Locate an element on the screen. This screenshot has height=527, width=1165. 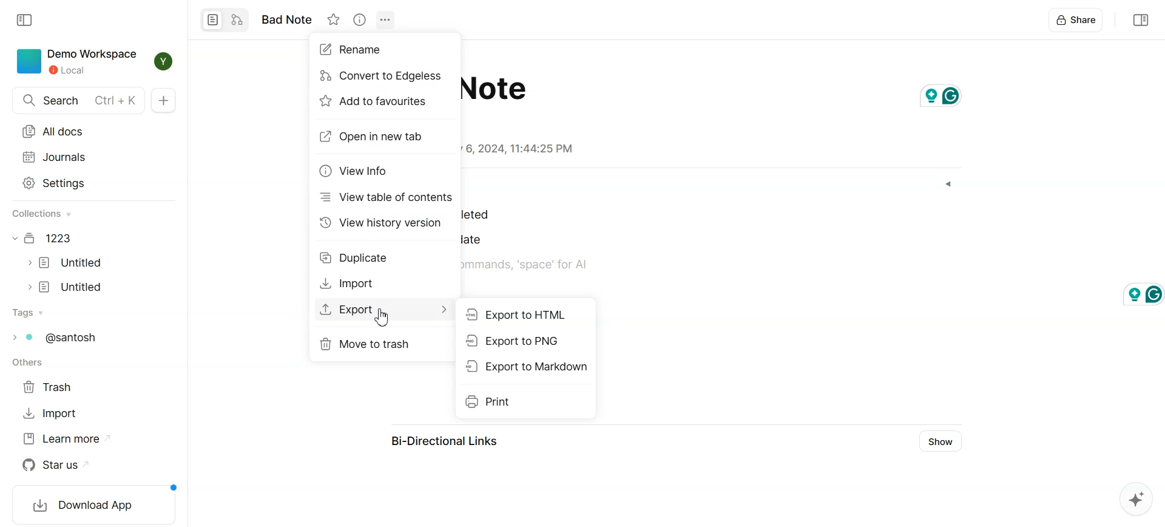
Export to HTML is located at coordinates (525, 313).